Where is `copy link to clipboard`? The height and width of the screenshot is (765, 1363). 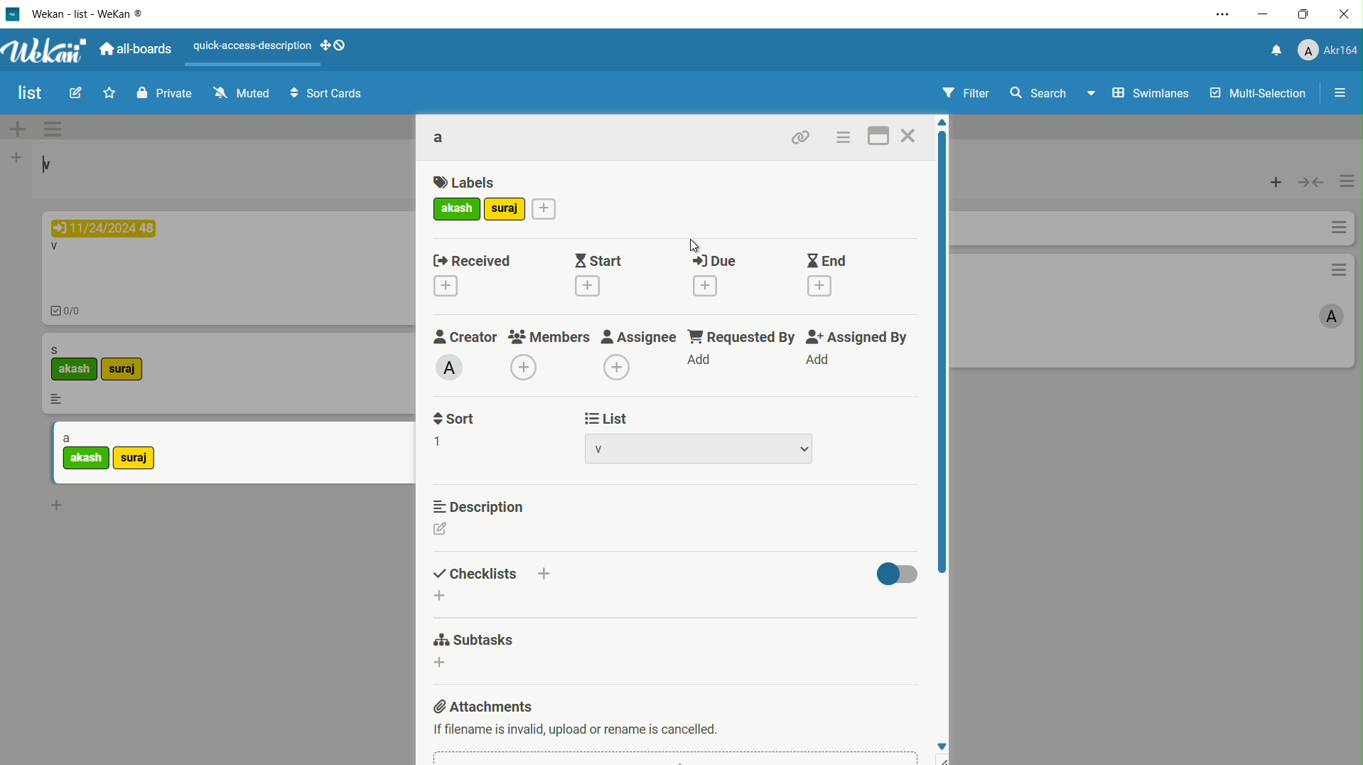
copy link to clipboard is located at coordinates (798, 137).